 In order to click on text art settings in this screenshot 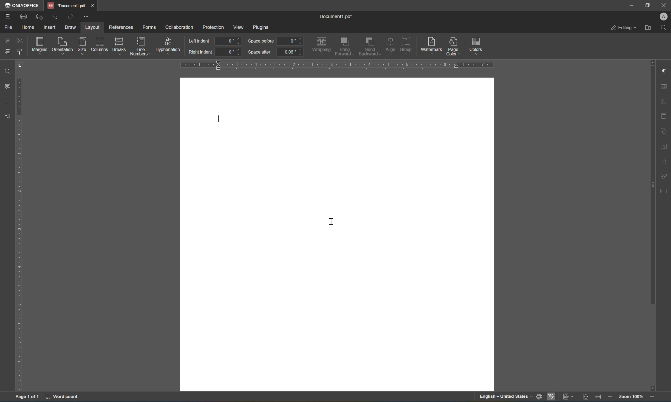, I will do `click(665, 160)`.